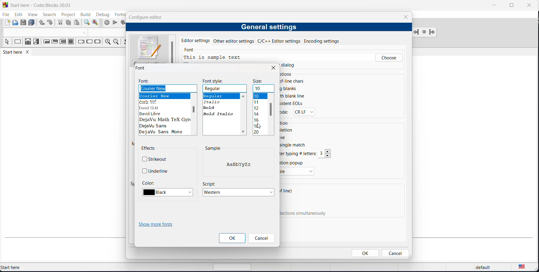 Image resolution: width=539 pixels, height=272 pixels. I want to click on courier new, so click(168, 88).